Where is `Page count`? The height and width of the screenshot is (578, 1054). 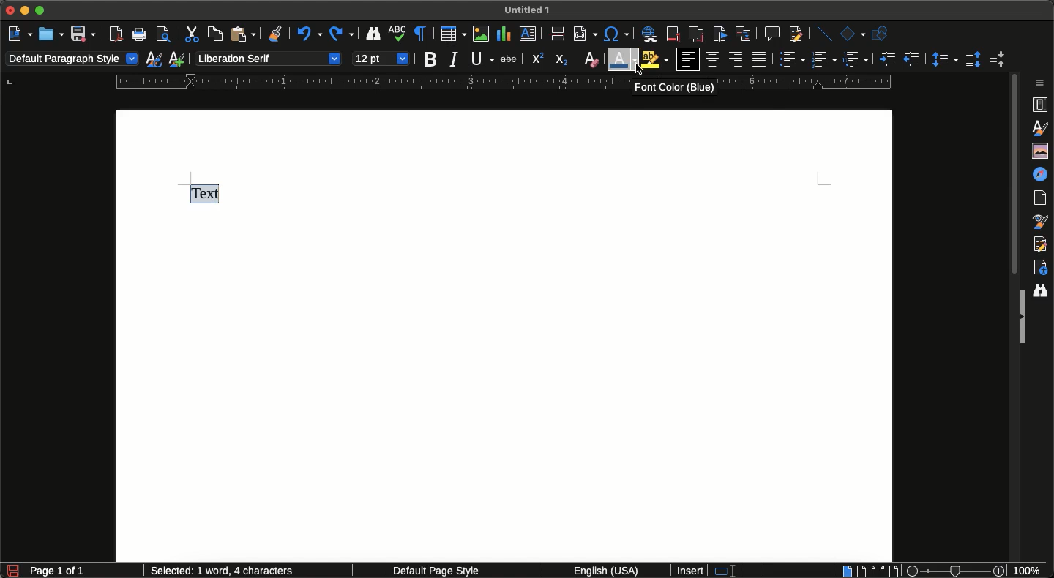
Page count is located at coordinates (83, 571).